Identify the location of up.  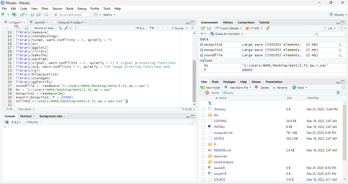
(158, 28).